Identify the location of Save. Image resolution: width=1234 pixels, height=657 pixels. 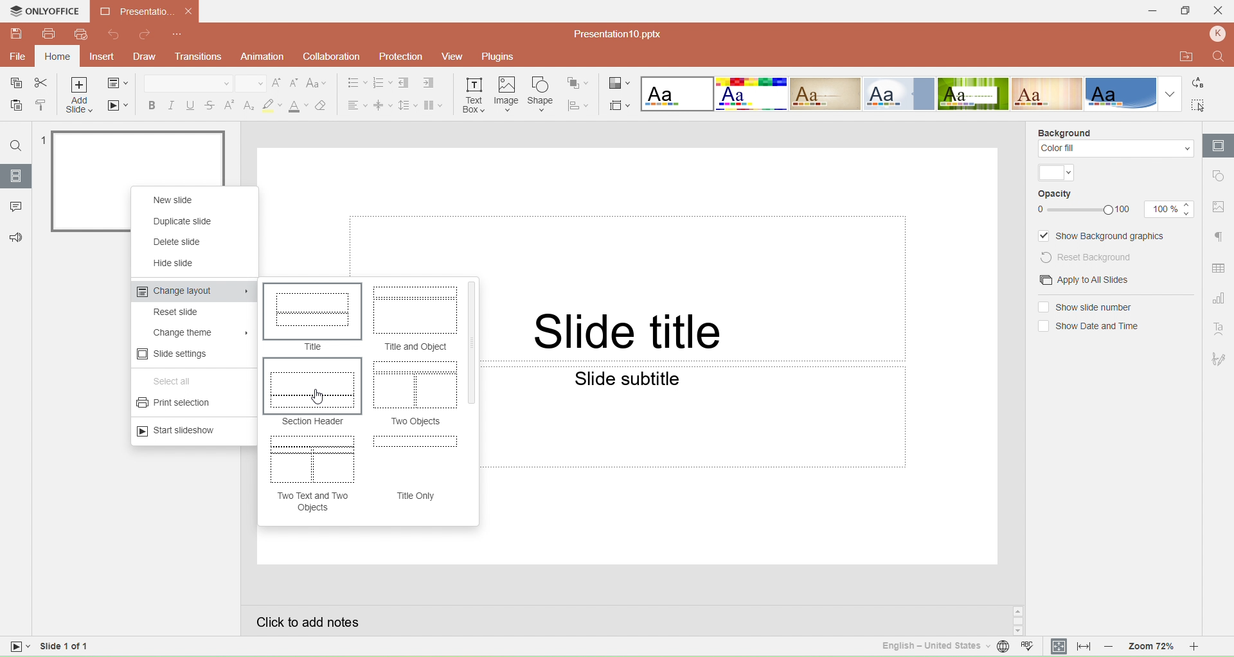
(17, 35).